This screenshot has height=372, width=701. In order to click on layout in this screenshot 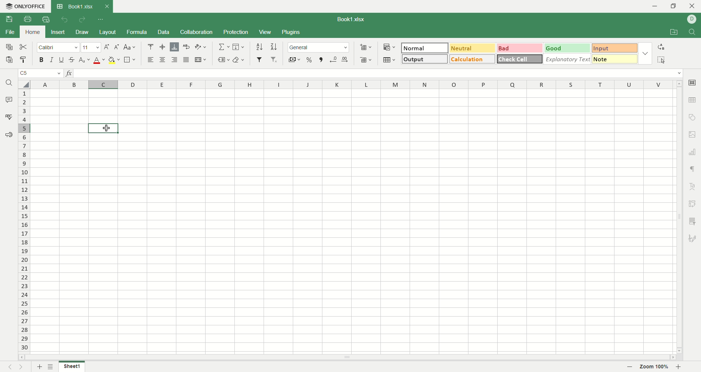, I will do `click(108, 32)`.